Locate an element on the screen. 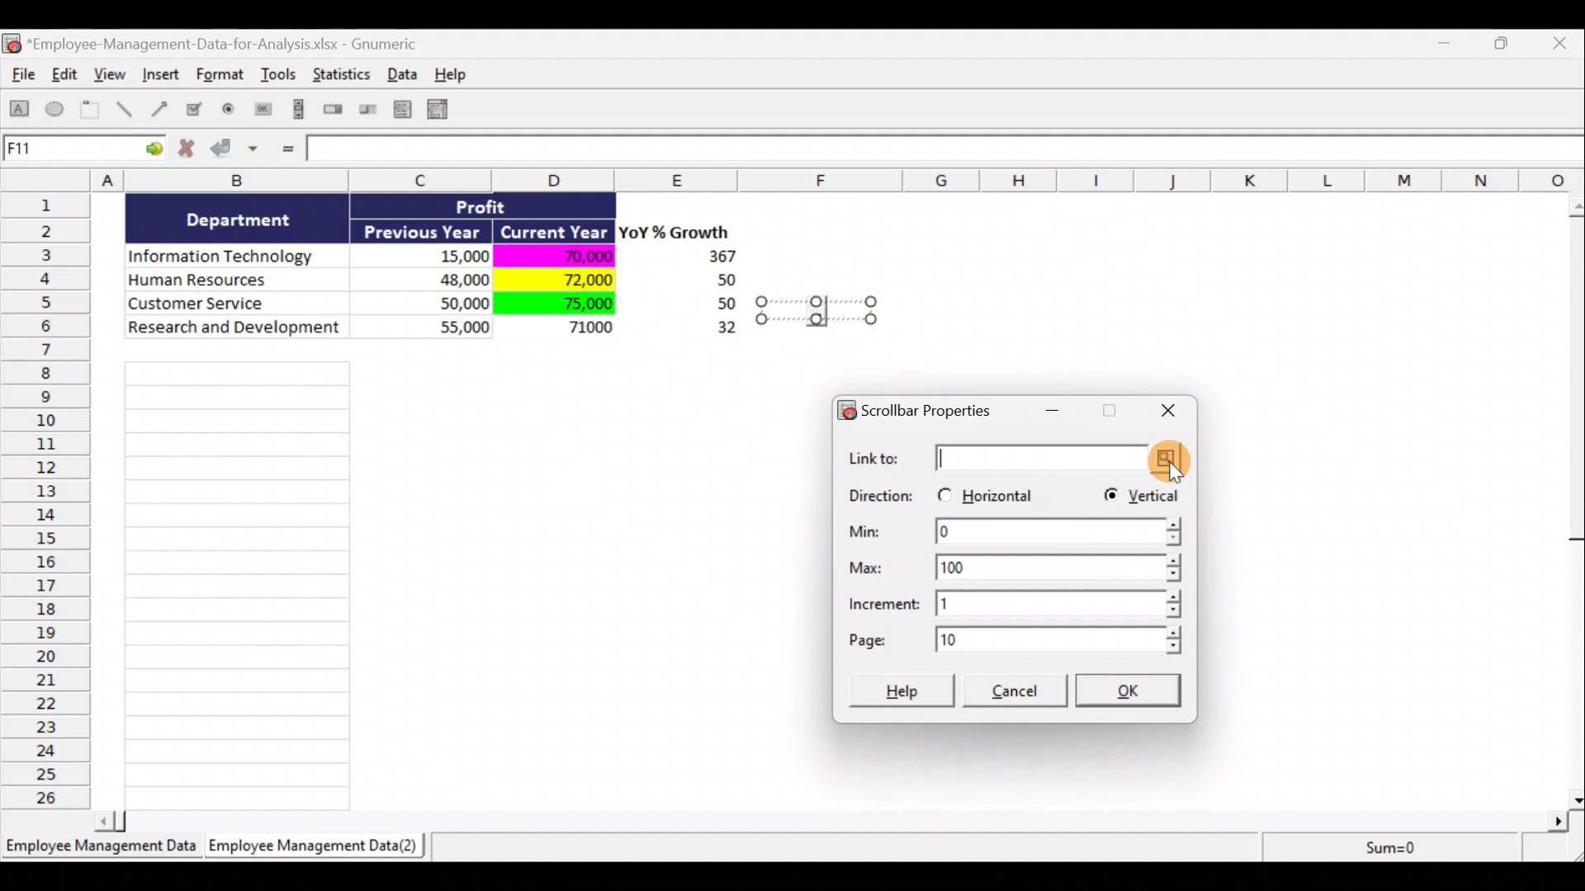 The image size is (1585, 891). resize handle is located at coordinates (816, 309).